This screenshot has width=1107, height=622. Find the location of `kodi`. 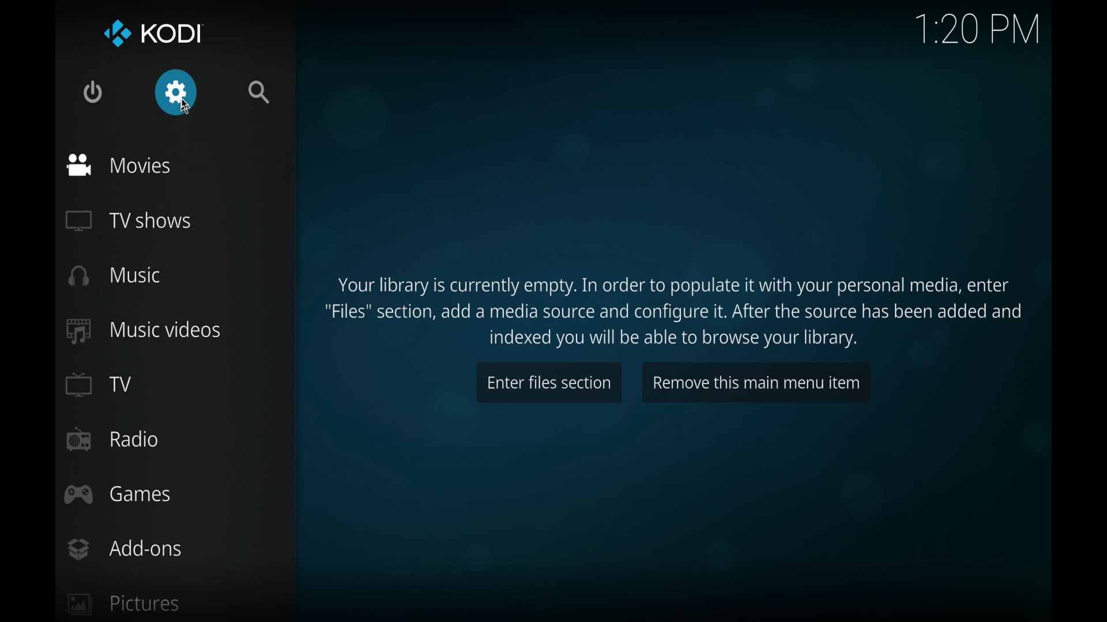

kodi is located at coordinates (153, 35).